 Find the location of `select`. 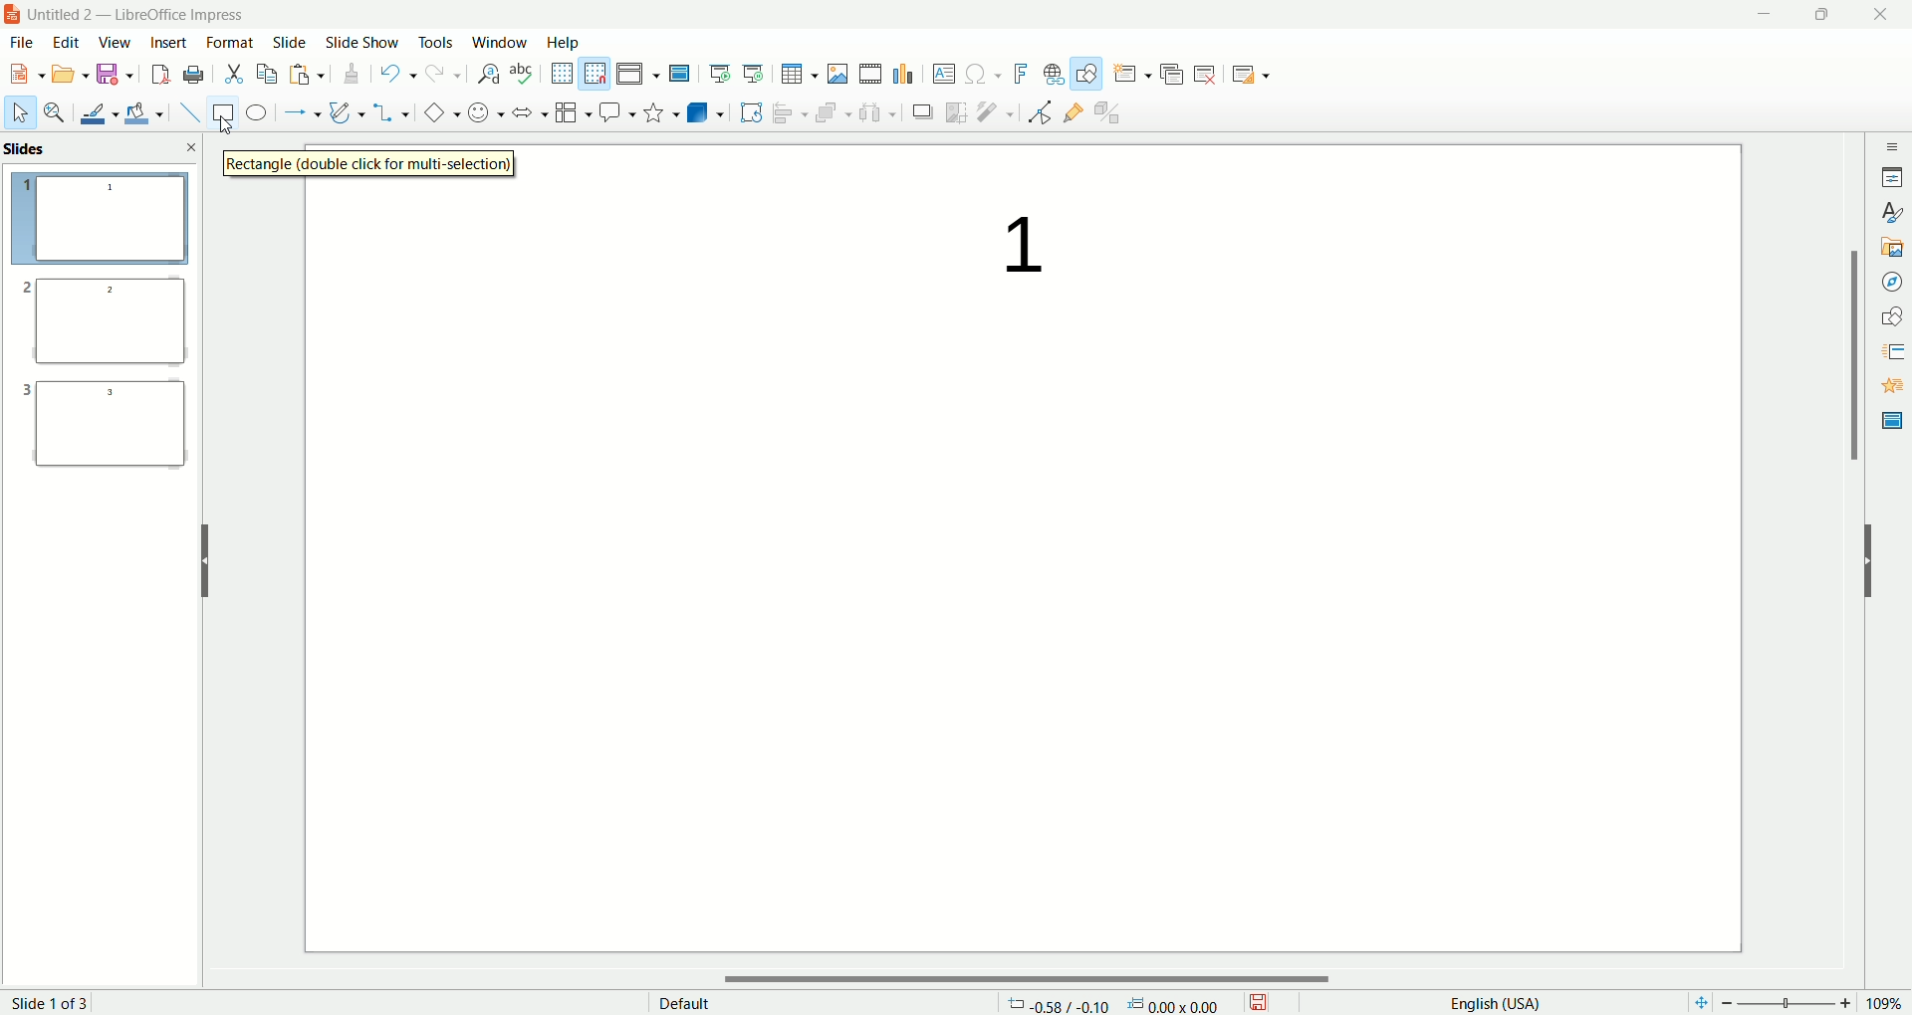

select is located at coordinates (20, 116).